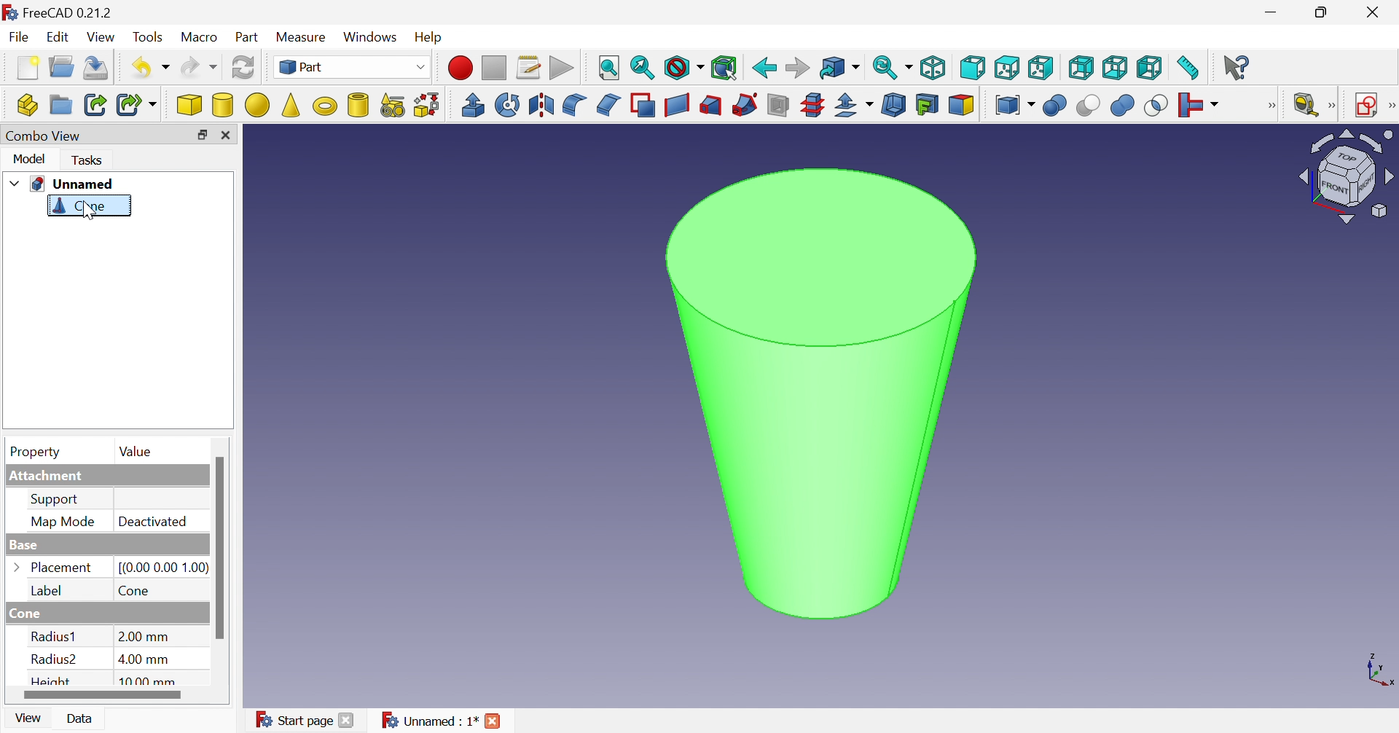 The height and width of the screenshot is (733, 1399). What do you see at coordinates (150, 68) in the screenshot?
I see `Undo` at bounding box center [150, 68].